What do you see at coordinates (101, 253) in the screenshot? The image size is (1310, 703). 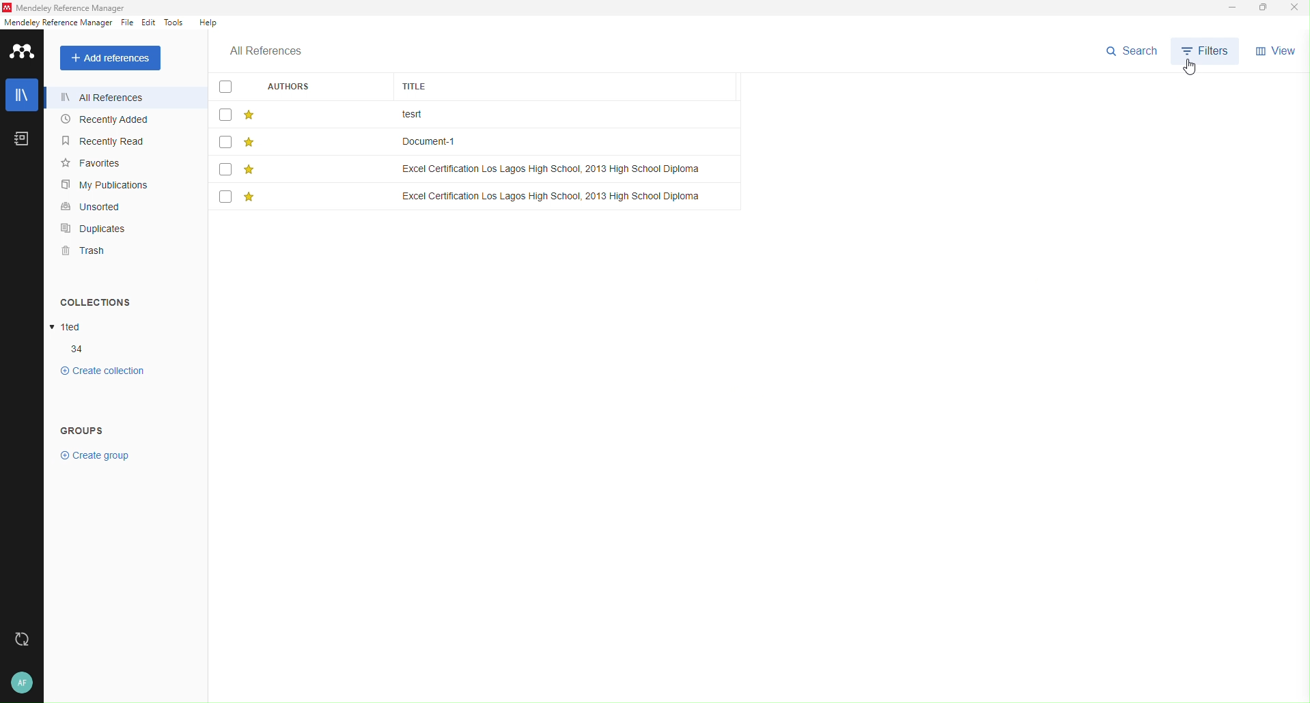 I see `Trash` at bounding box center [101, 253].